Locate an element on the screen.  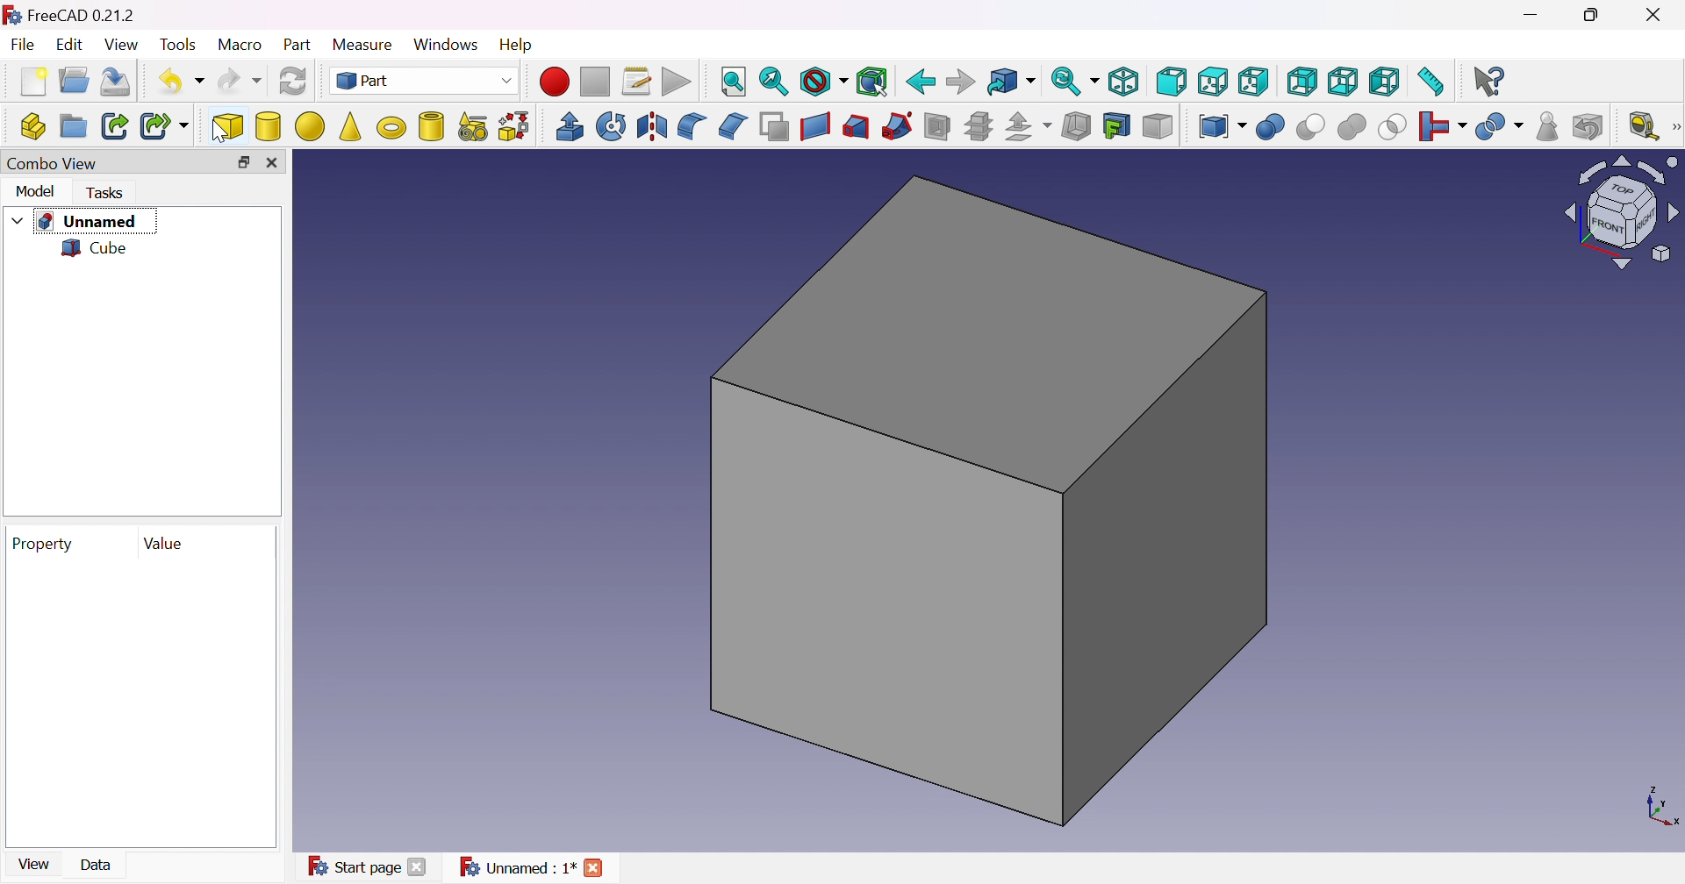
Drop down is located at coordinates (16, 219).